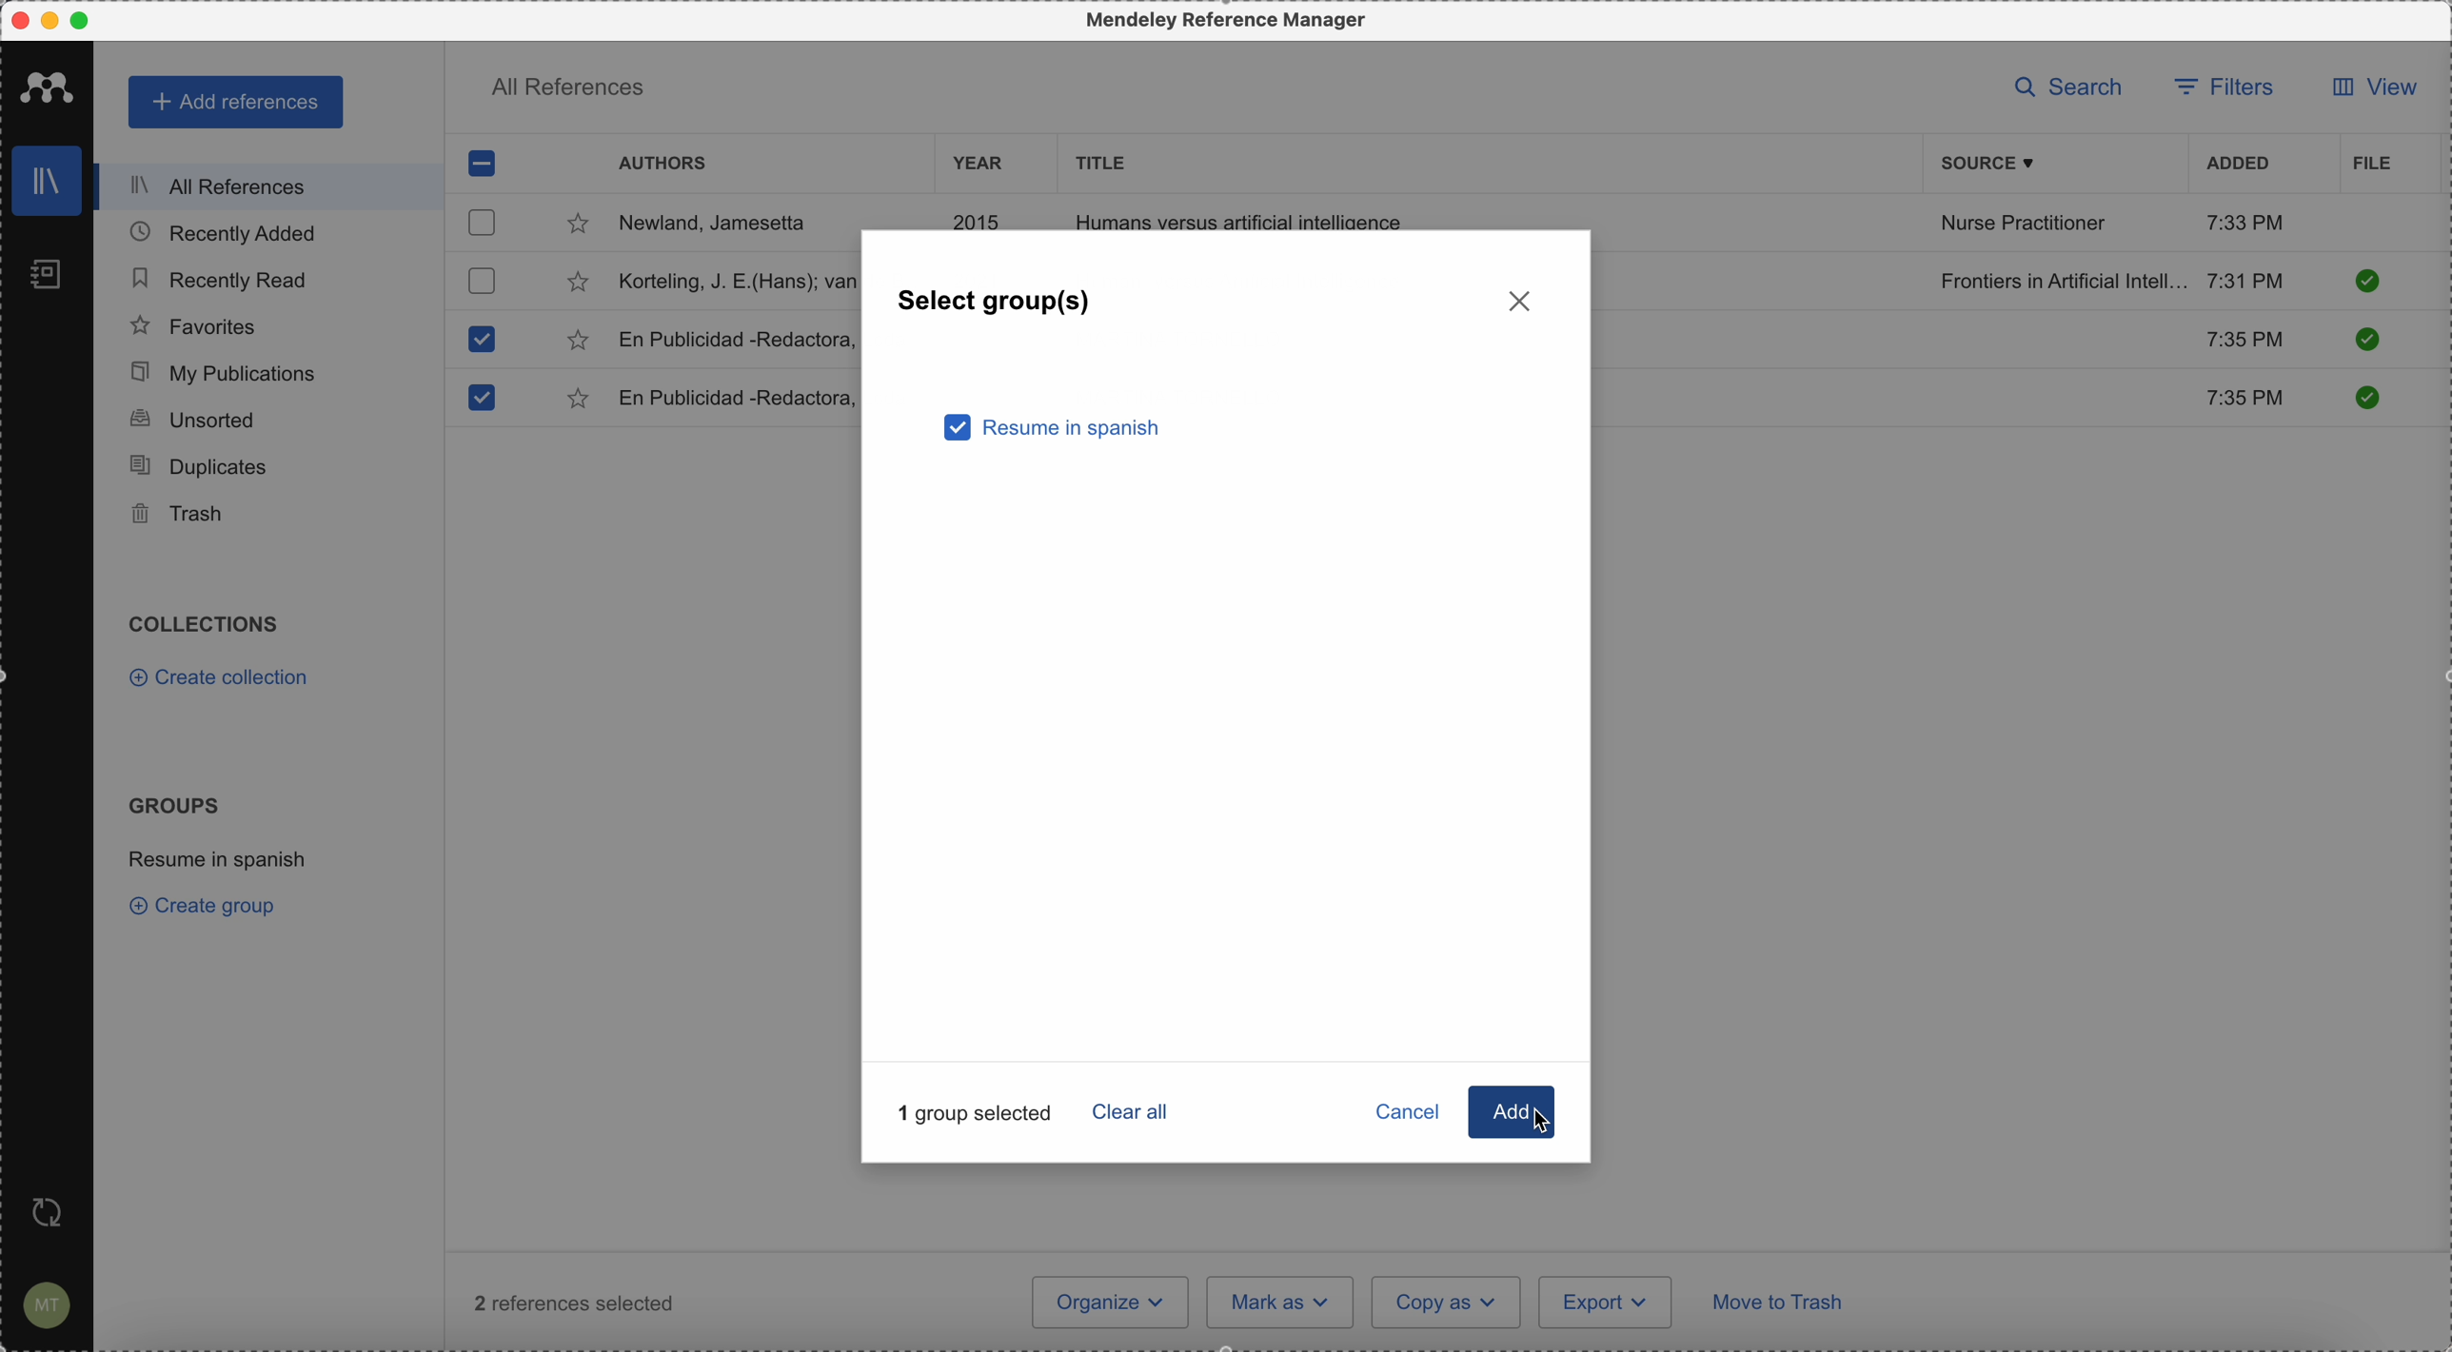 Image resolution: width=2452 pixels, height=1352 pixels. I want to click on my publications, so click(226, 373).